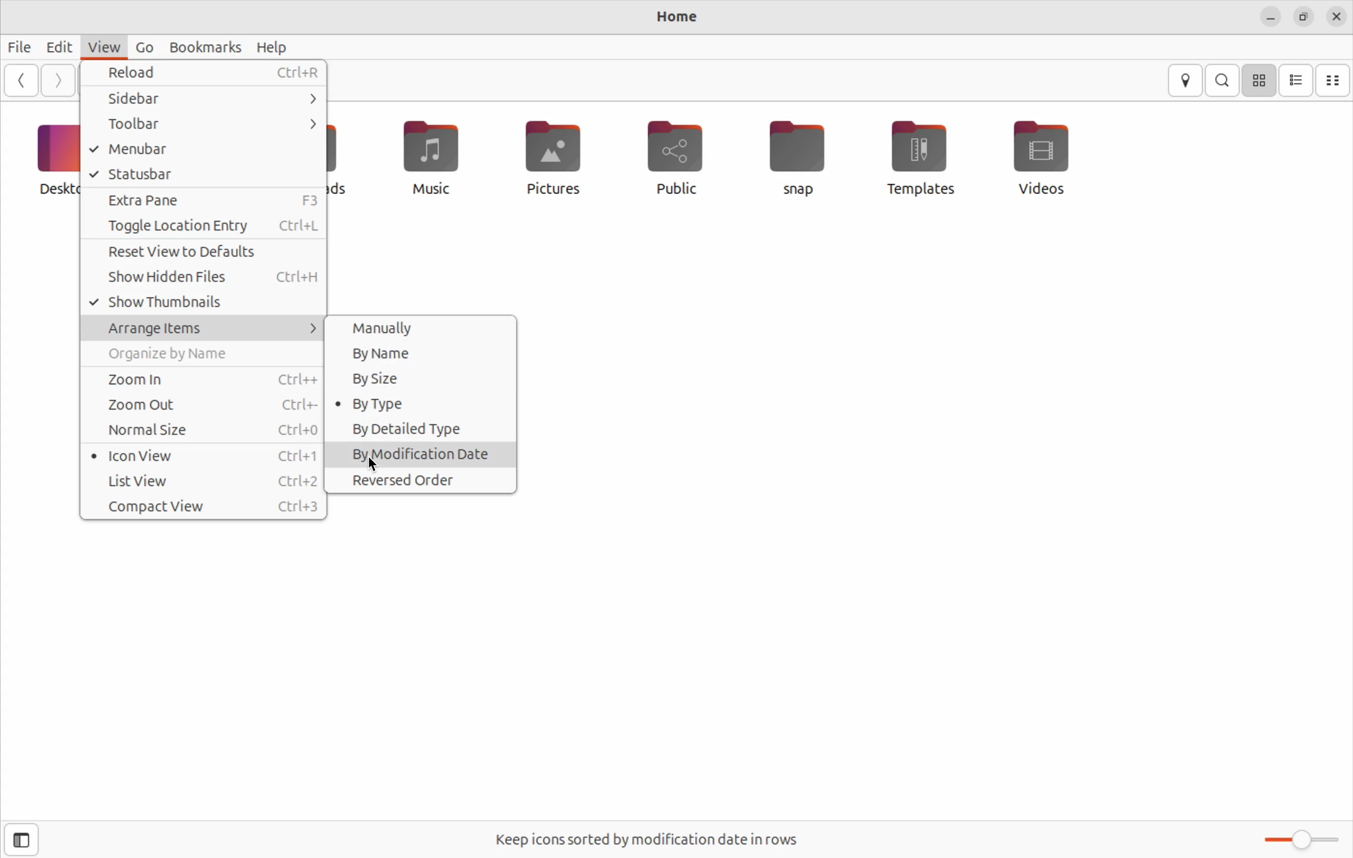 Image resolution: width=1353 pixels, height=858 pixels. What do you see at coordinates (1270, 18) in the screenshot?
I see `minimize` at bounding box center [1270, 18].